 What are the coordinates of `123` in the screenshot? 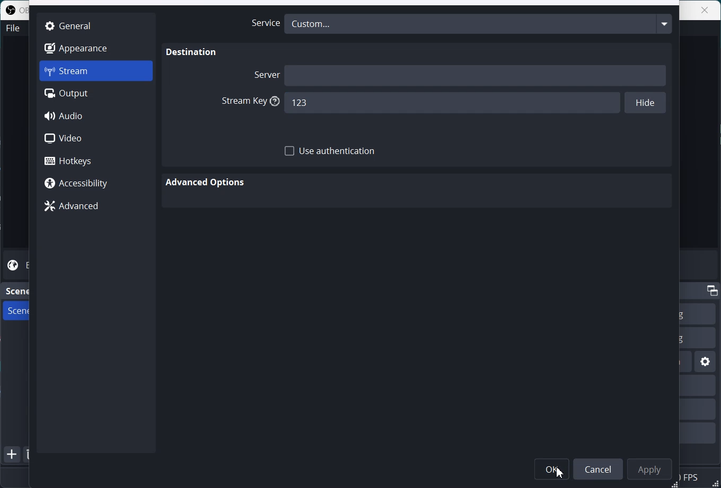 It's located at (450, 103).